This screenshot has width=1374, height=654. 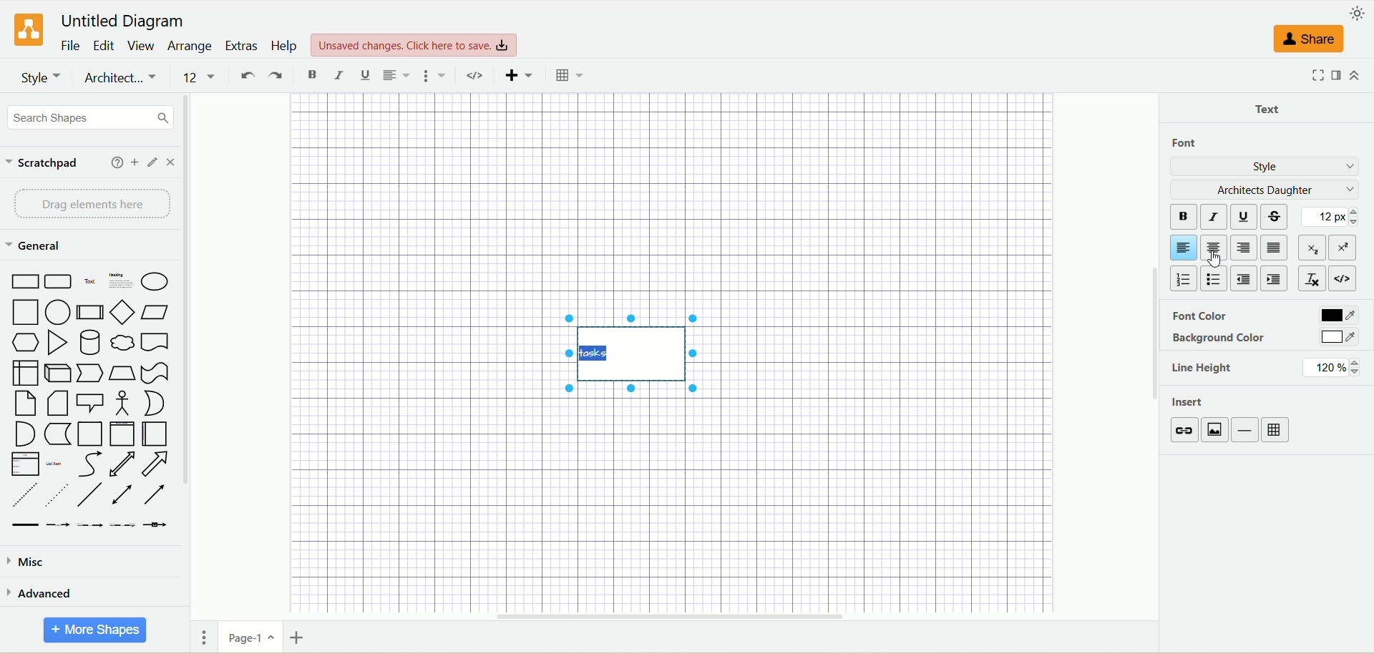 What do you see at coordinates (1154, 356) in the screenshot?
I see `vertical scroll bar` at bounding box center [1154, 356].